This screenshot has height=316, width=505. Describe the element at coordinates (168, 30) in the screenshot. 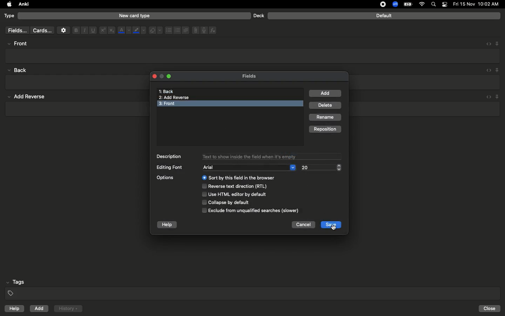

I see `Bullet` at that location.